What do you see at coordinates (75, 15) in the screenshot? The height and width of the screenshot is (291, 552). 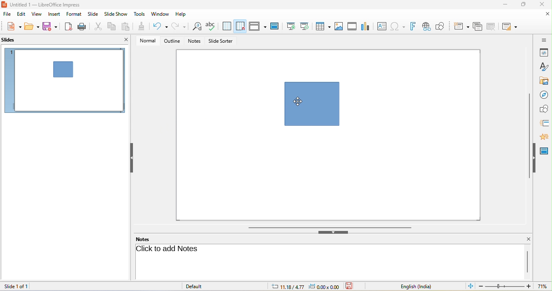 I see `format` at bounding box center [75, 15].